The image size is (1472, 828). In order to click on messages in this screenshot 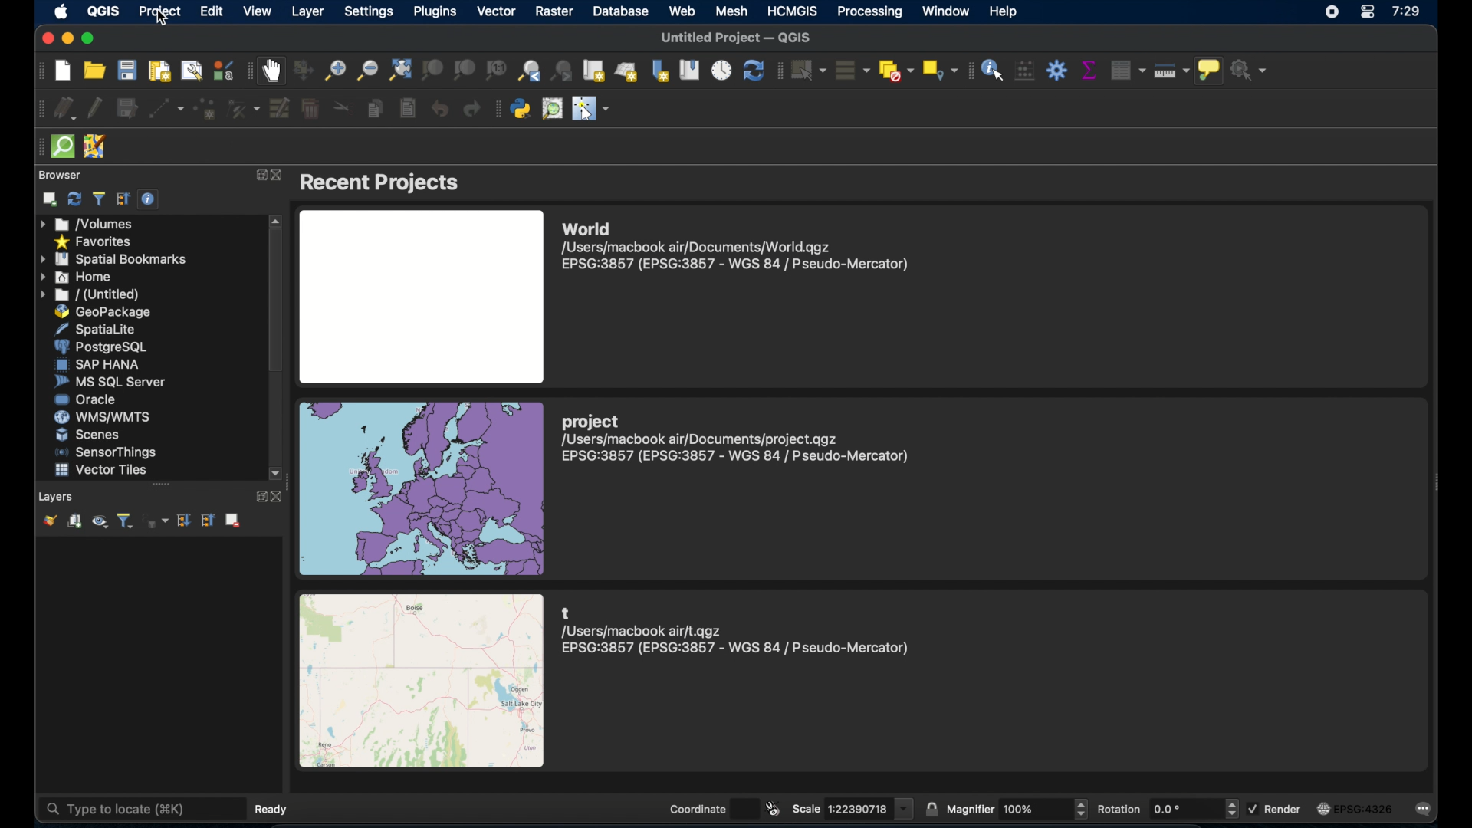, I will do `click(1427, 811)`.